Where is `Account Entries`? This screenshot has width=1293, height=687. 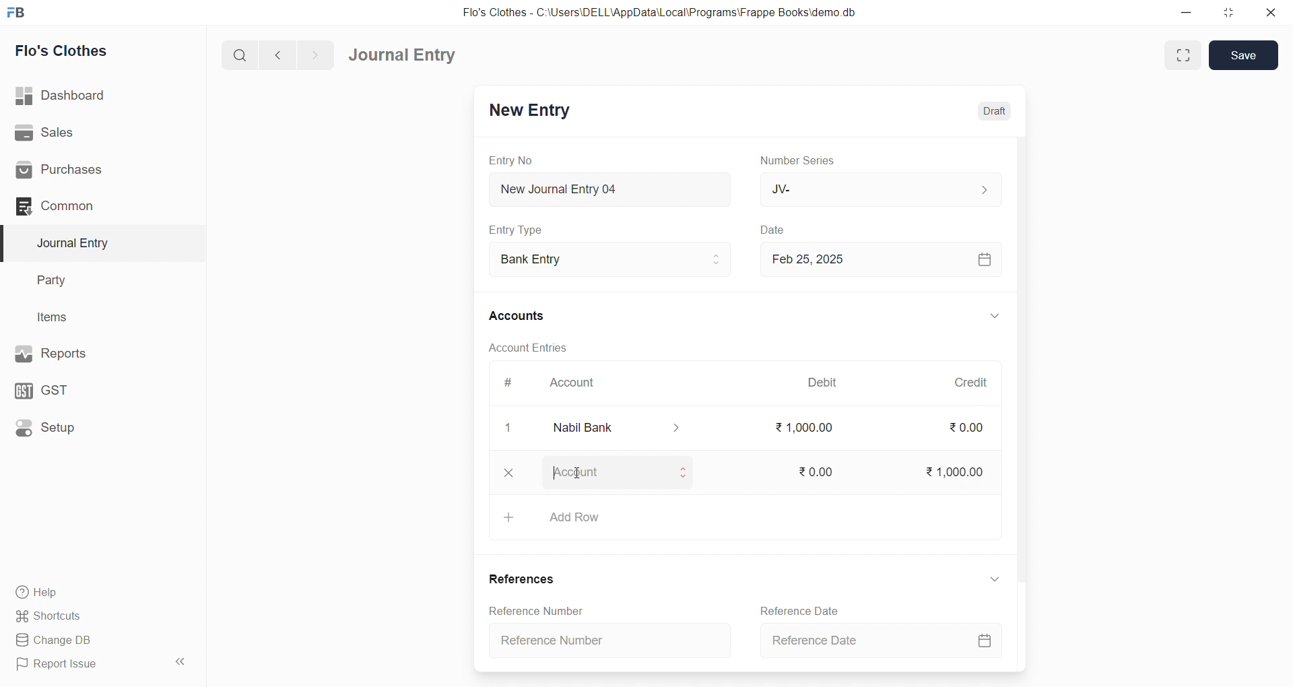 Account Entries is located at coordinates (527, 347).